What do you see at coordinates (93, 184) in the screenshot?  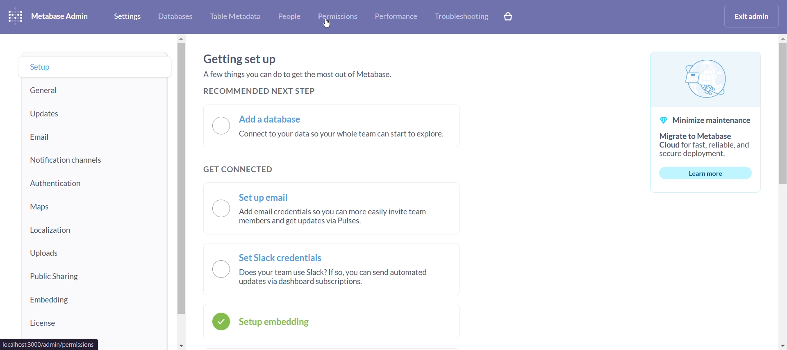 I see `authentication` at bounding box center [93, 184].